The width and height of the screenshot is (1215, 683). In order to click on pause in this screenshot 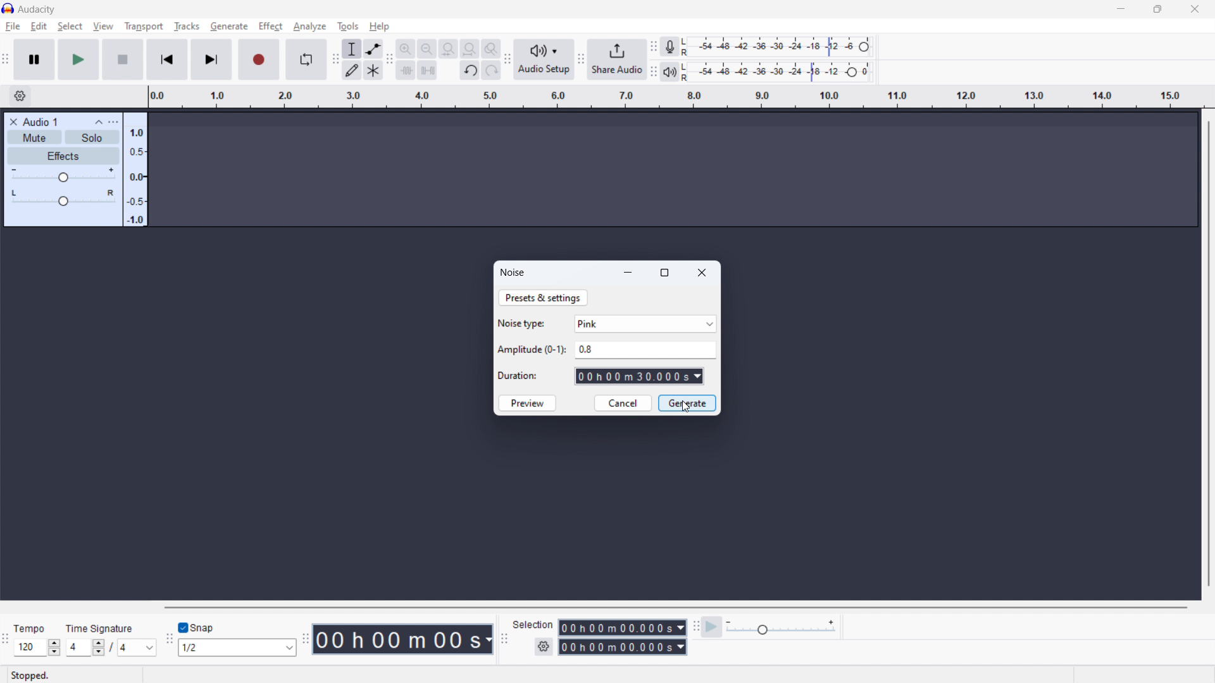, I will do `click(34, 59)`.